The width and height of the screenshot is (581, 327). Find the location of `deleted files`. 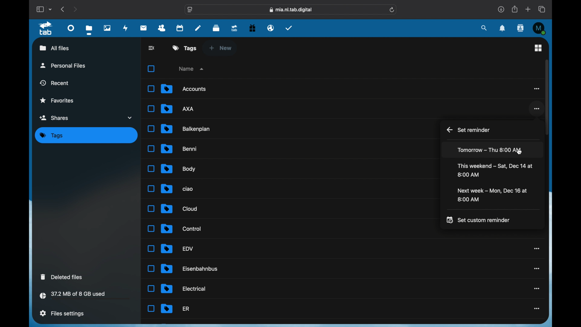

deleted files is located at coordinates (61, 277).